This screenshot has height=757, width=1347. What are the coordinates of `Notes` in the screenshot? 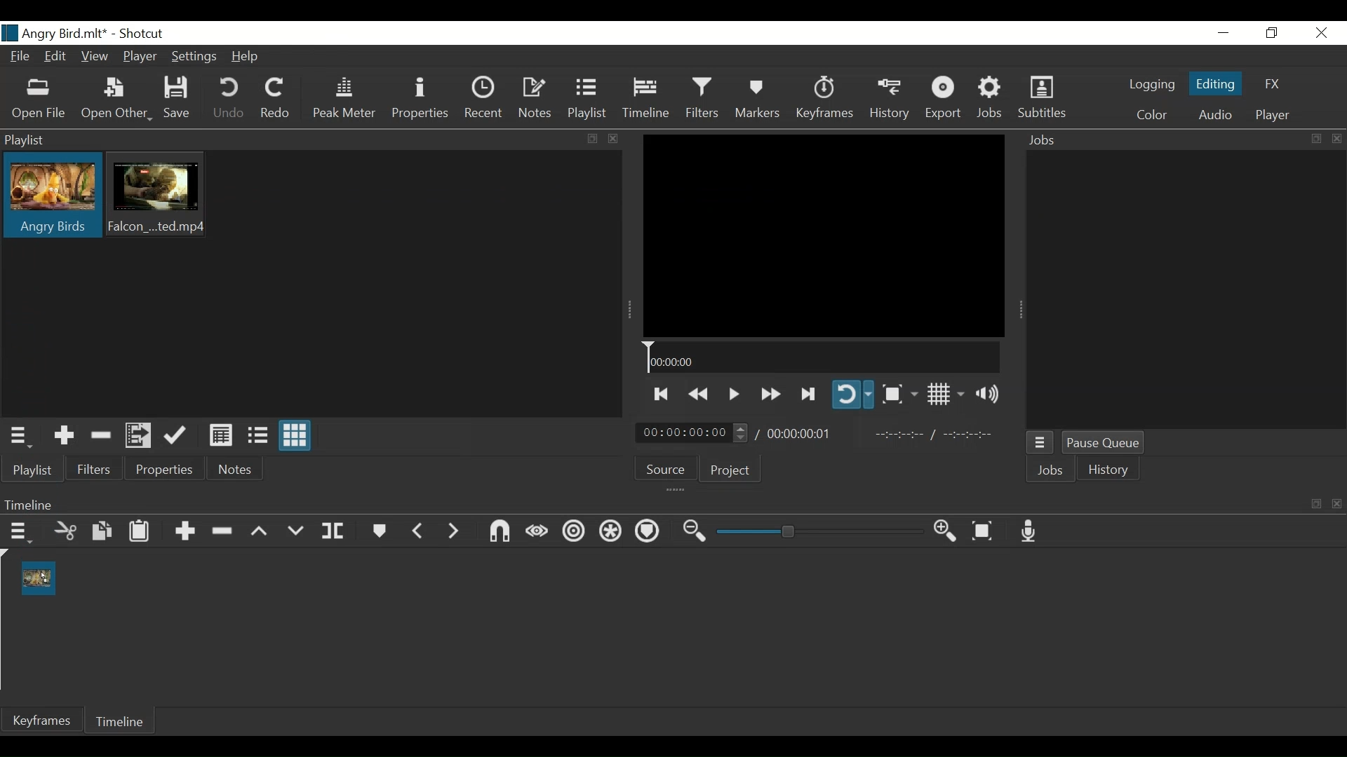 It's located at (237, 471).